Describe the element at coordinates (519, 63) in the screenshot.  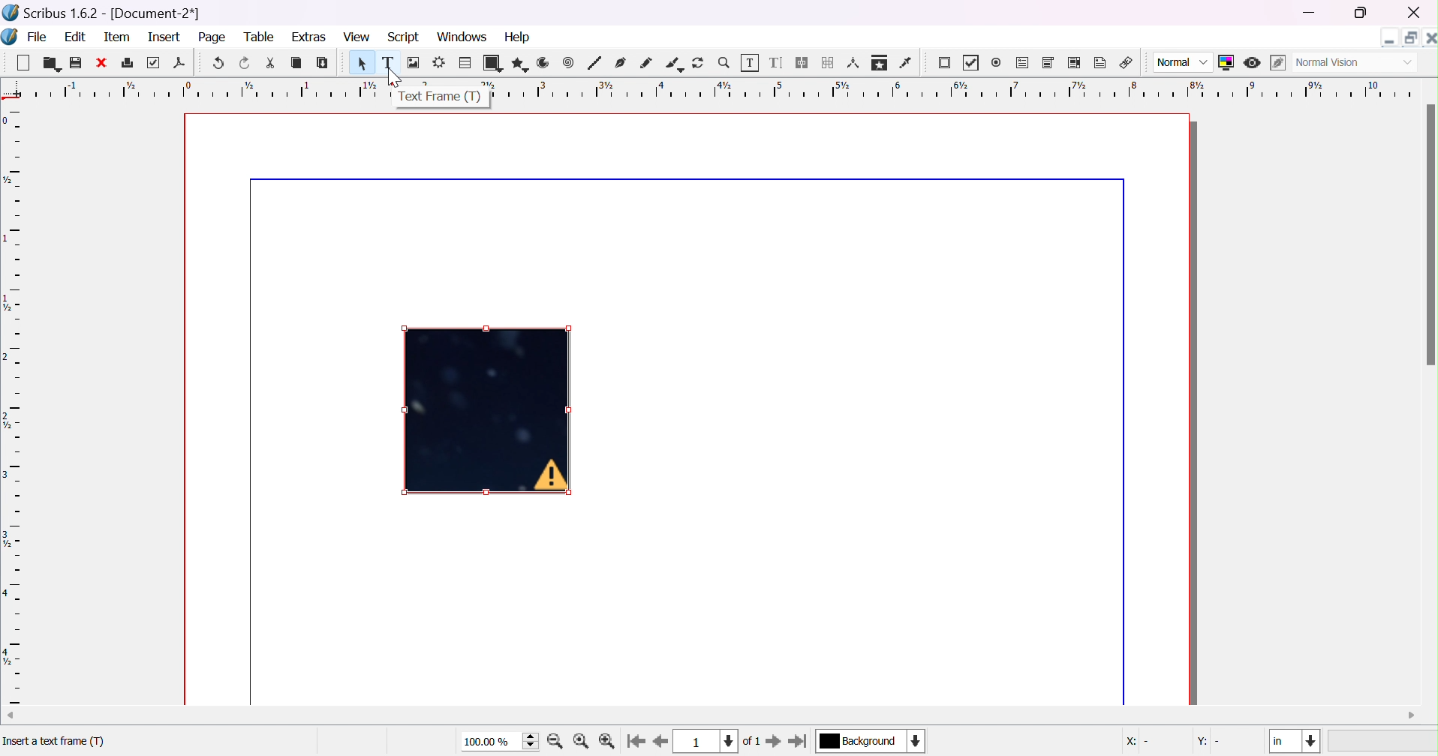
I see `polygon` at that location.